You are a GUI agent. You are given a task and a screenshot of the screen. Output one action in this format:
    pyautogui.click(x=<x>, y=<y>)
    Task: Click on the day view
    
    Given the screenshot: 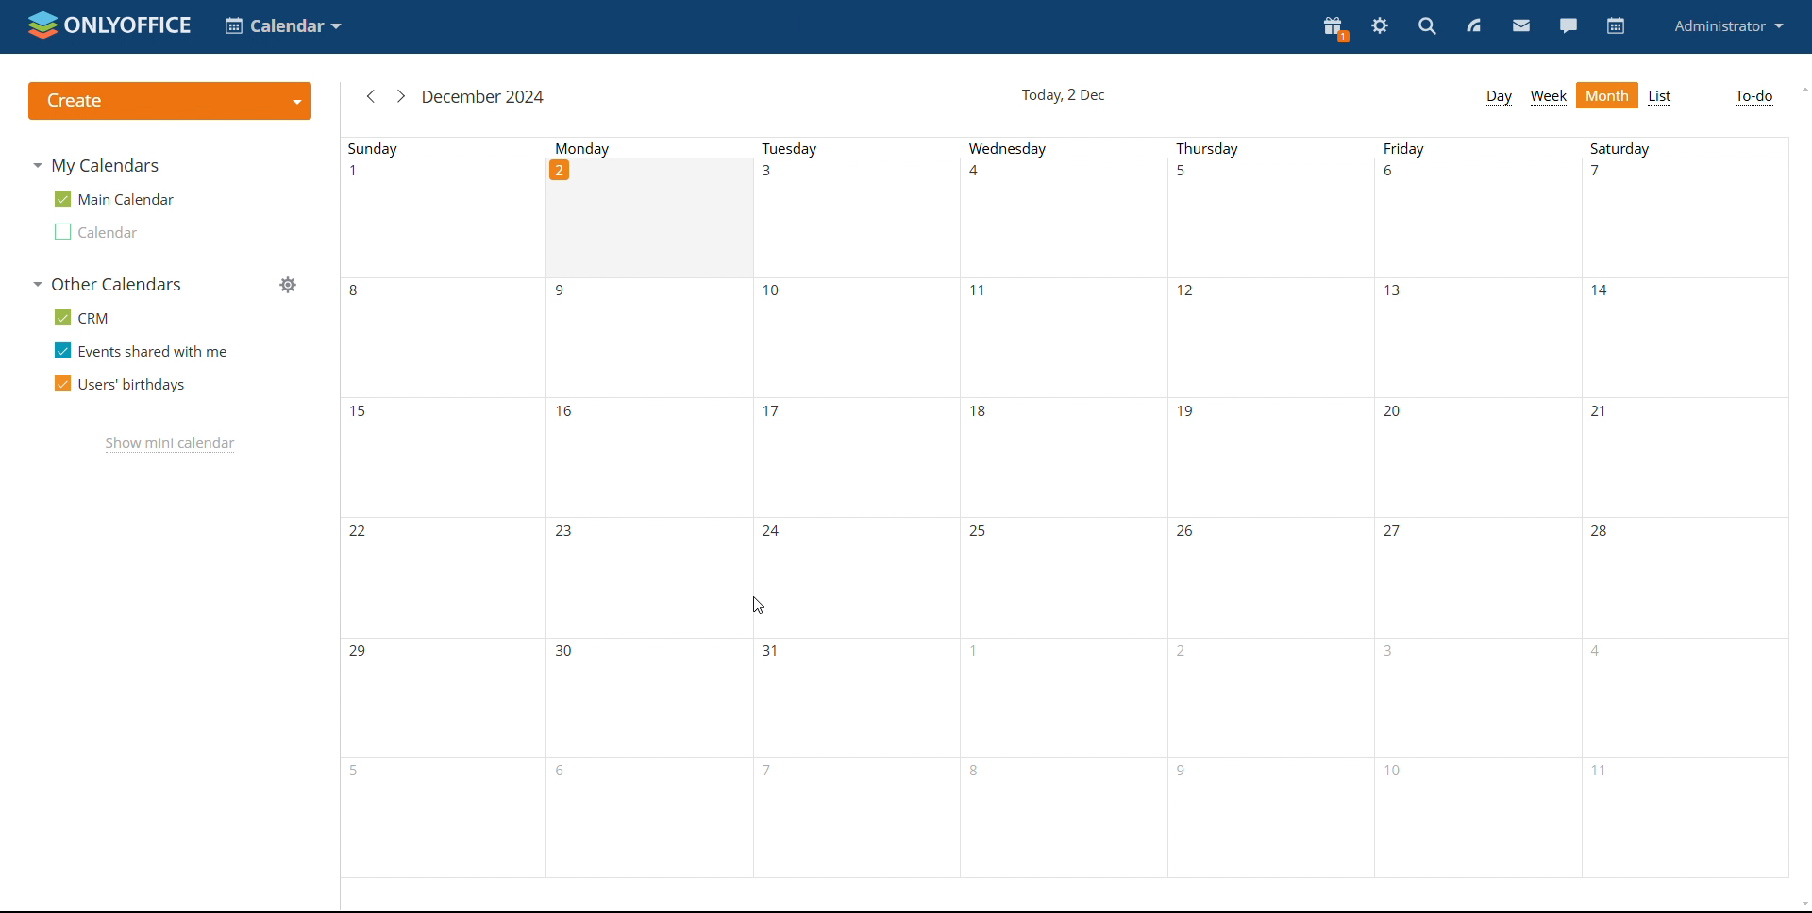 What is the action you would take?
    pyautogui.click(x=1499, y=96)
    